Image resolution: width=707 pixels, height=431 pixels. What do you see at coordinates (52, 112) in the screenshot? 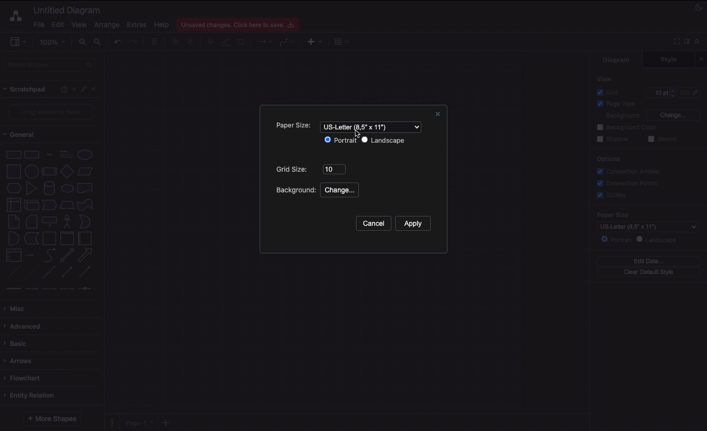
I see `Drag elements here` at bounding box center [52, 112].